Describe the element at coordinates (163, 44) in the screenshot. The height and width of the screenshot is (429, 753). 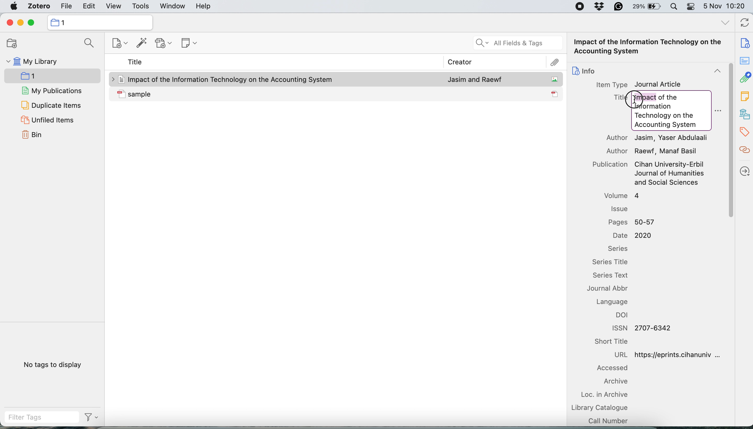
I see `new attachment` at that location.